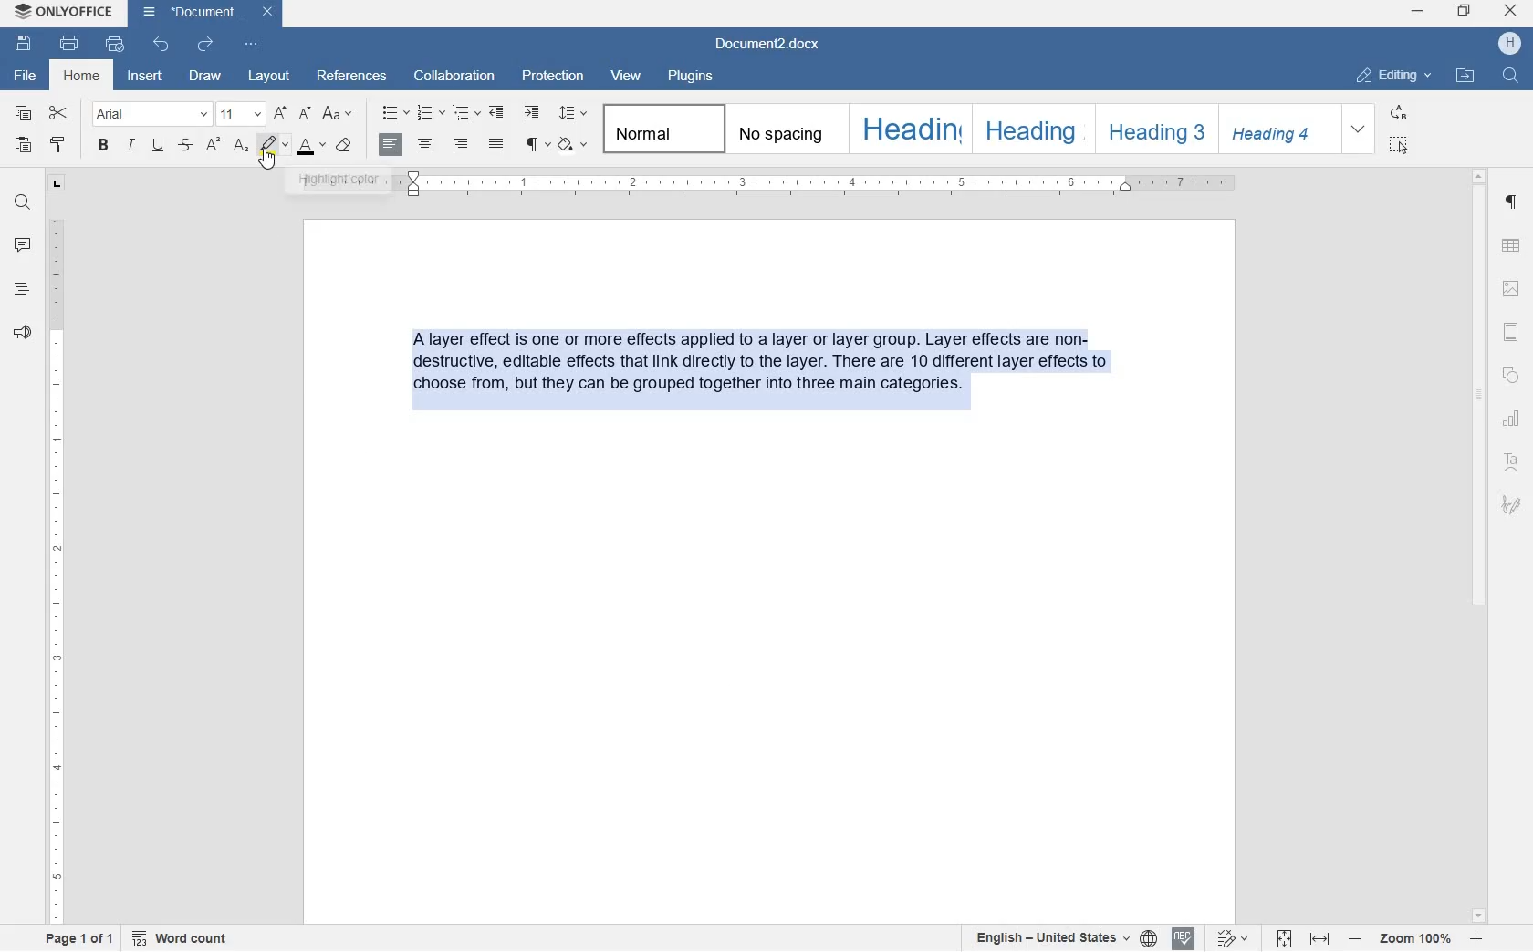  Describe the element at coordinates (305, 112) in the screenshot. I see `DECREMENT FONT SIZE` at that location.